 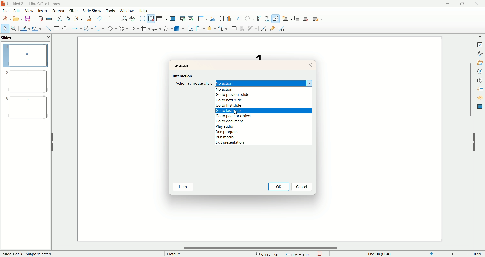 What do you see at coordinates (65, 29) in the screenshot?
I see `ellipse` at bounding box center [65, 29].